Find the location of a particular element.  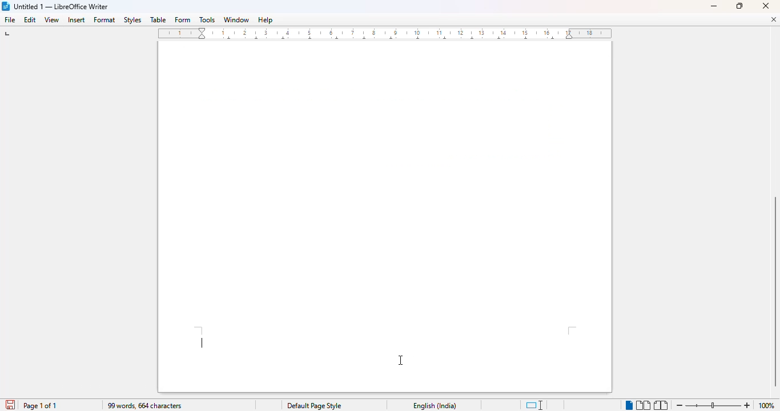

English (India) is located at coordinates (435, 406).